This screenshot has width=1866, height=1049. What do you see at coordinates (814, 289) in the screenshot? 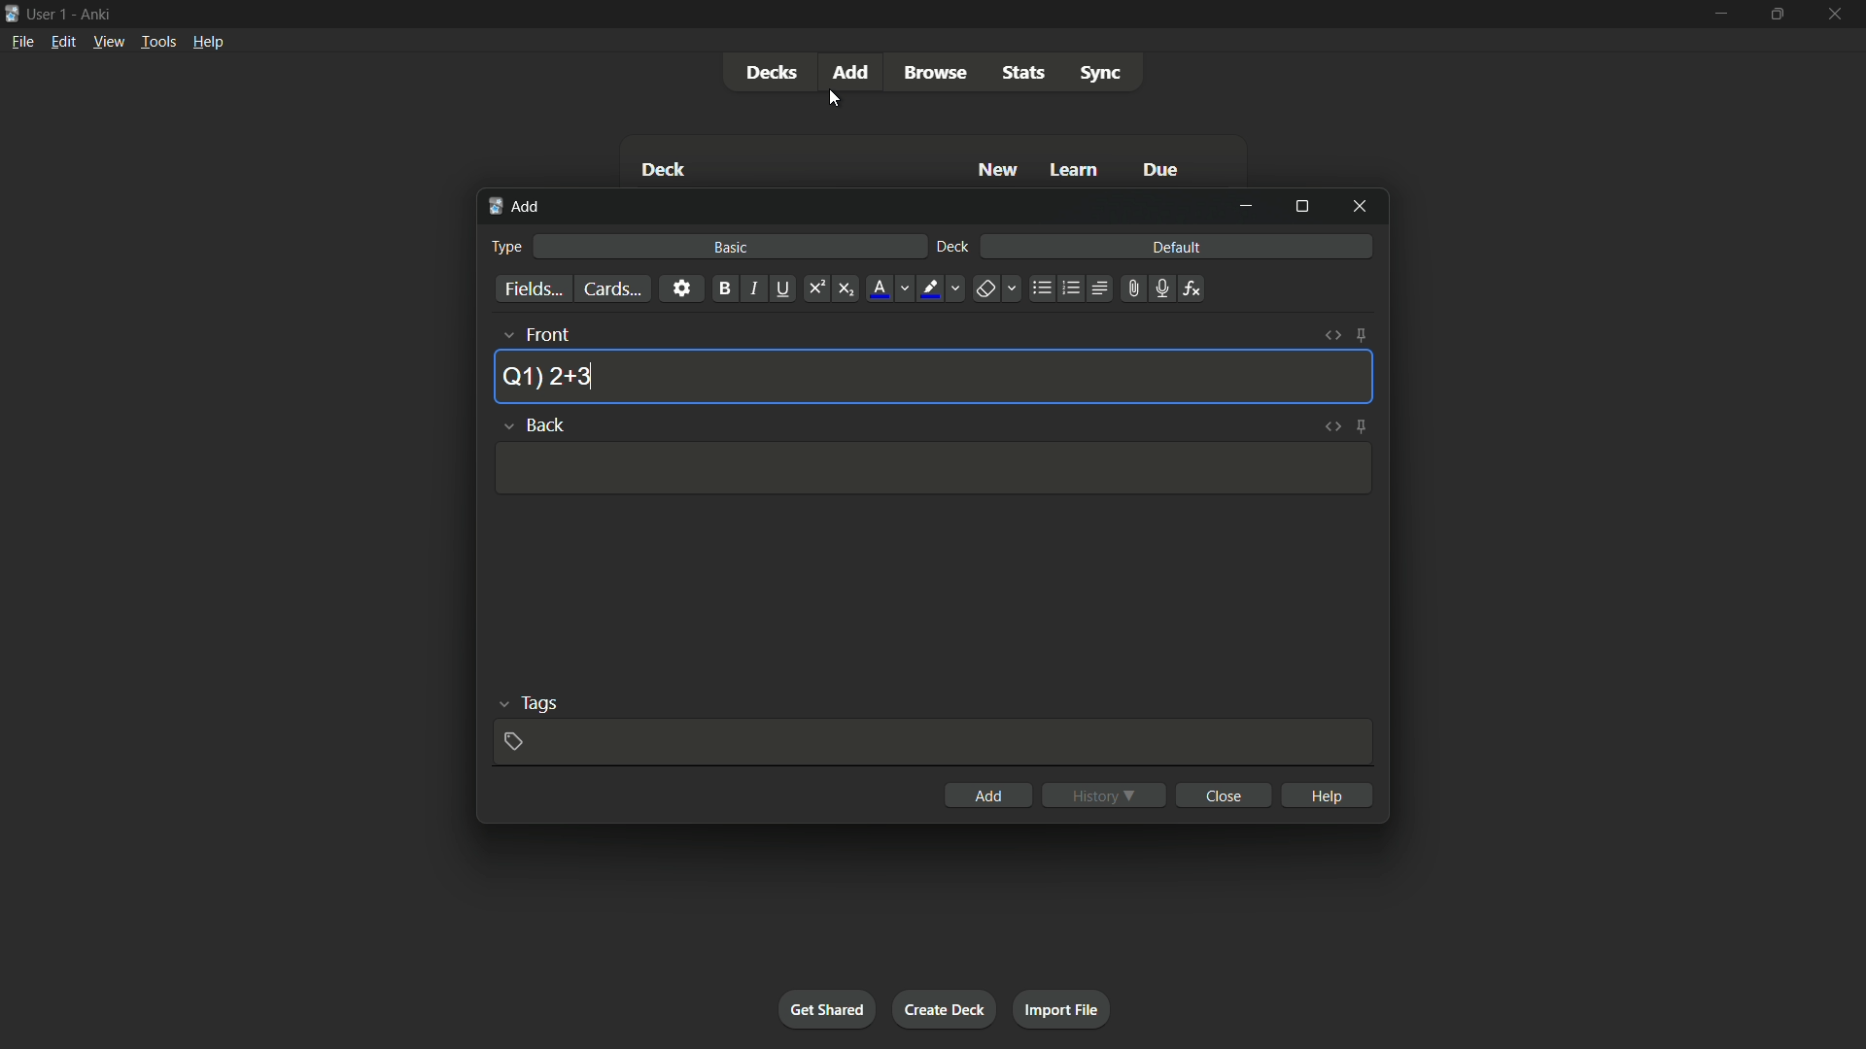
I see `supercript` at bounding box center [814, 289].